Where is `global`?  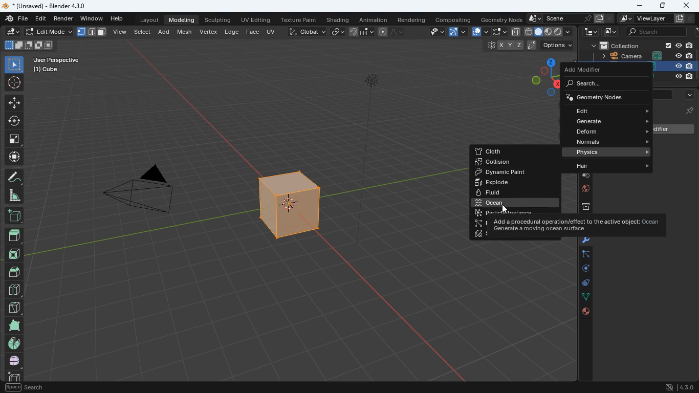 global is located at coordinates (307, 31).